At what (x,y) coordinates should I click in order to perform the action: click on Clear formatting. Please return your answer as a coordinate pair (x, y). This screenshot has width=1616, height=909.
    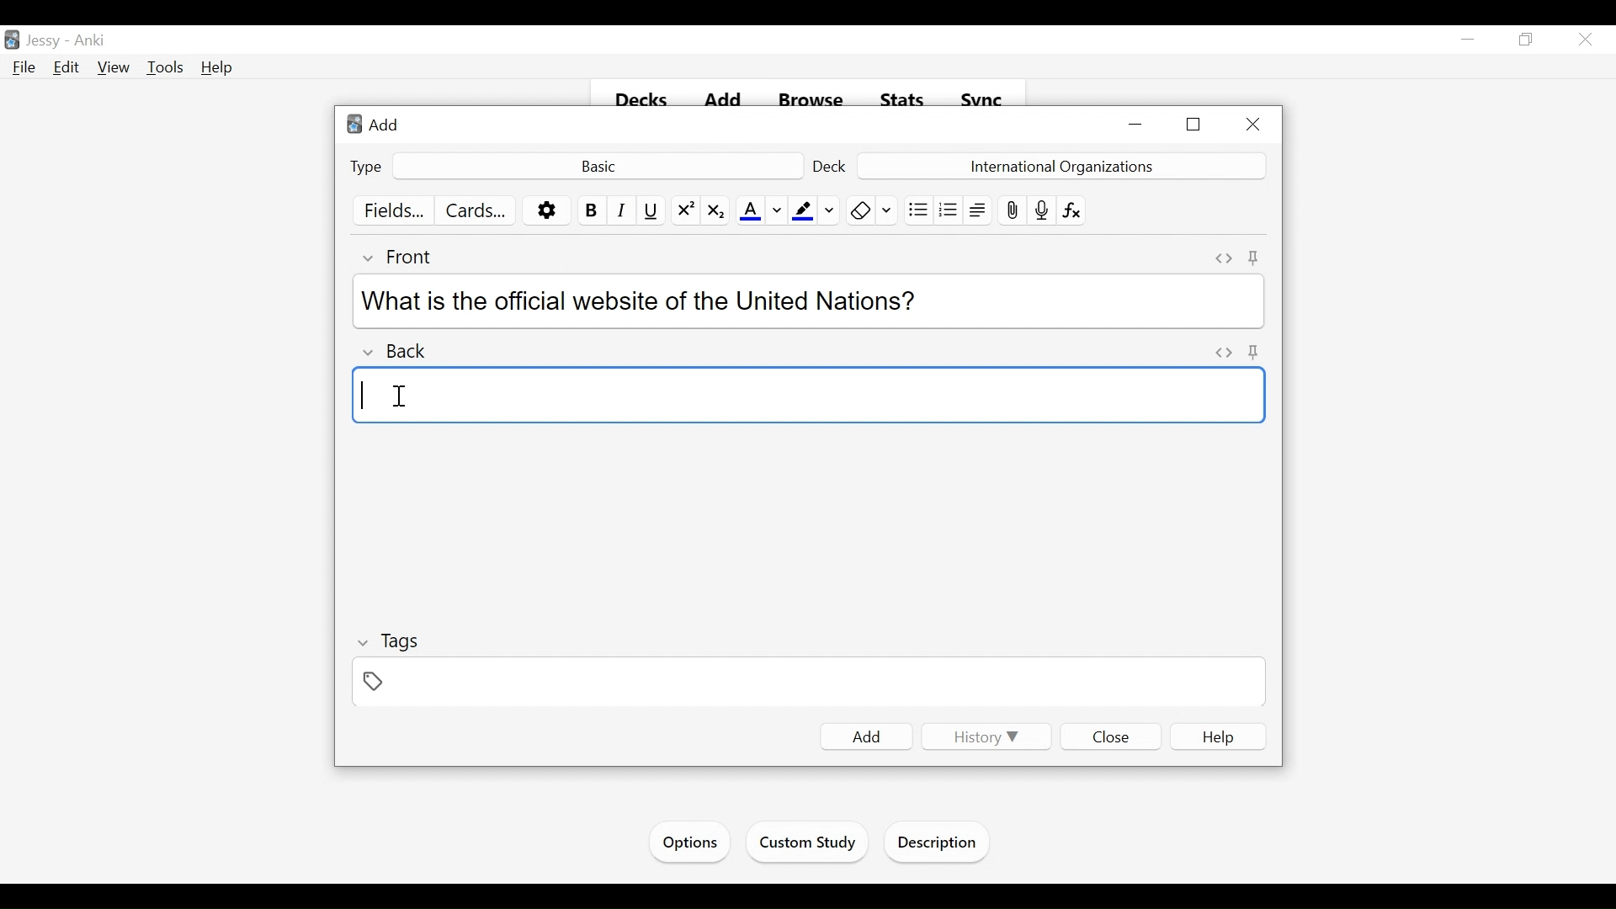
    Looking at the image, I should click on (858, 210).